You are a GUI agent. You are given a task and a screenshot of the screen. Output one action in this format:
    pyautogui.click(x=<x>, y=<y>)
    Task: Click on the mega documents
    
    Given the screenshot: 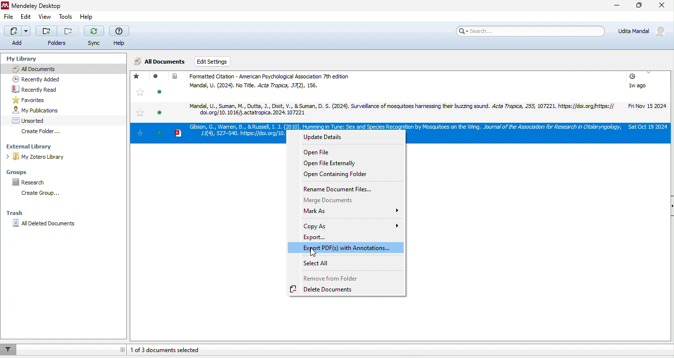 What is the action you would take?
    pyautogui.click(x=338, y=201)
    